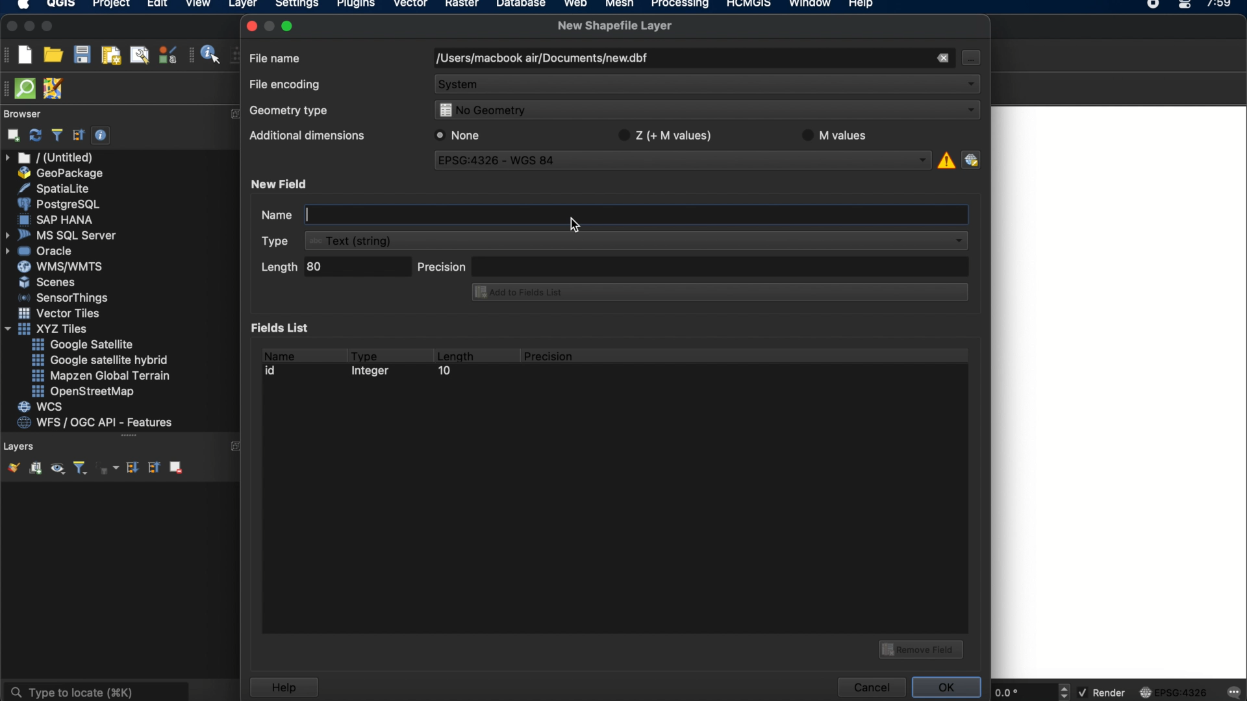 The width and height of the screenshot is (1247, 701). What do you see at coordinates (243, 6) in the screenshot?
I see `layer` at bounding box center [243, 6].